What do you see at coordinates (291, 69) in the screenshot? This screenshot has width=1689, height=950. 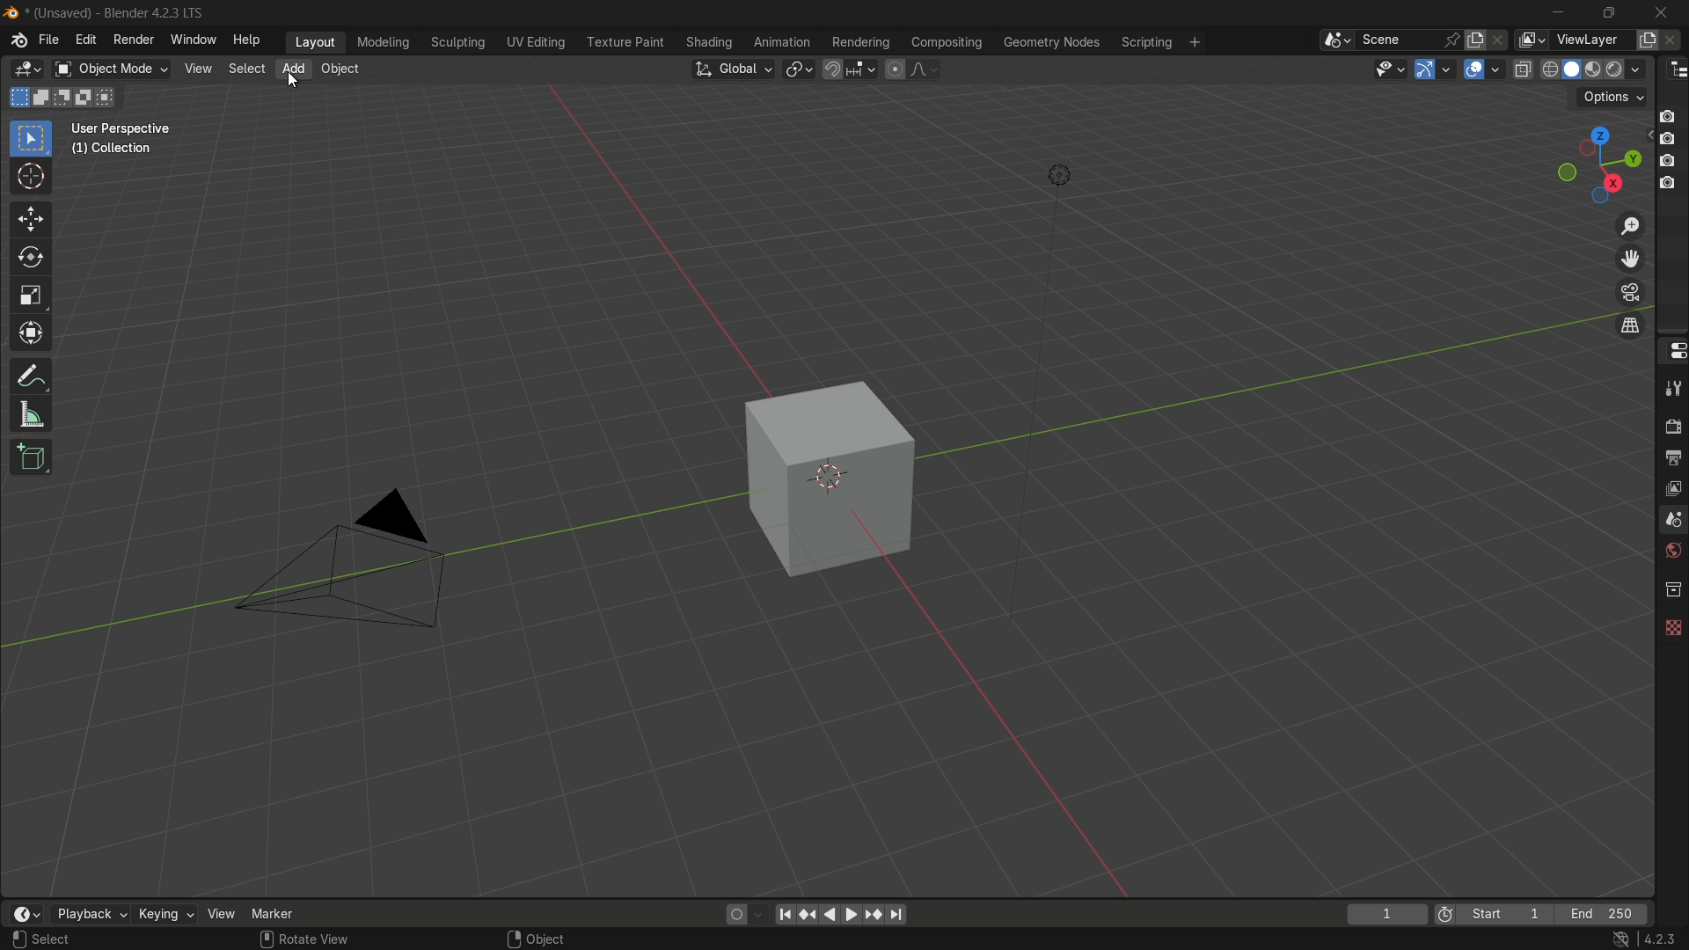 I see `add menu` at bounding box center [291, 69].